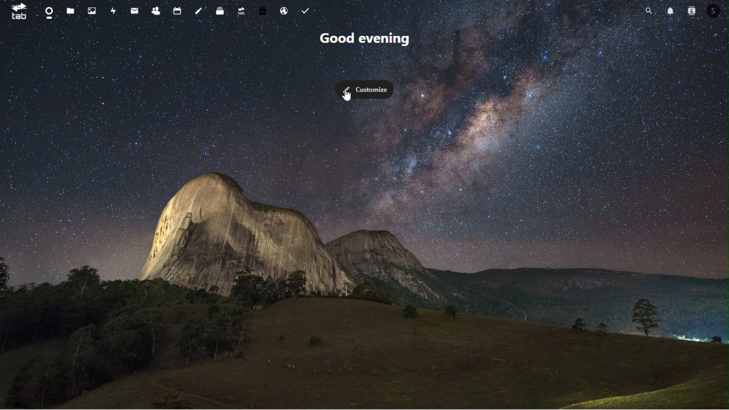 This screenshot has width=729, height=410. What do you see at coordinates (199, 11) in the screenshot?
I see `Notes ` at bounding box center [199, 11].